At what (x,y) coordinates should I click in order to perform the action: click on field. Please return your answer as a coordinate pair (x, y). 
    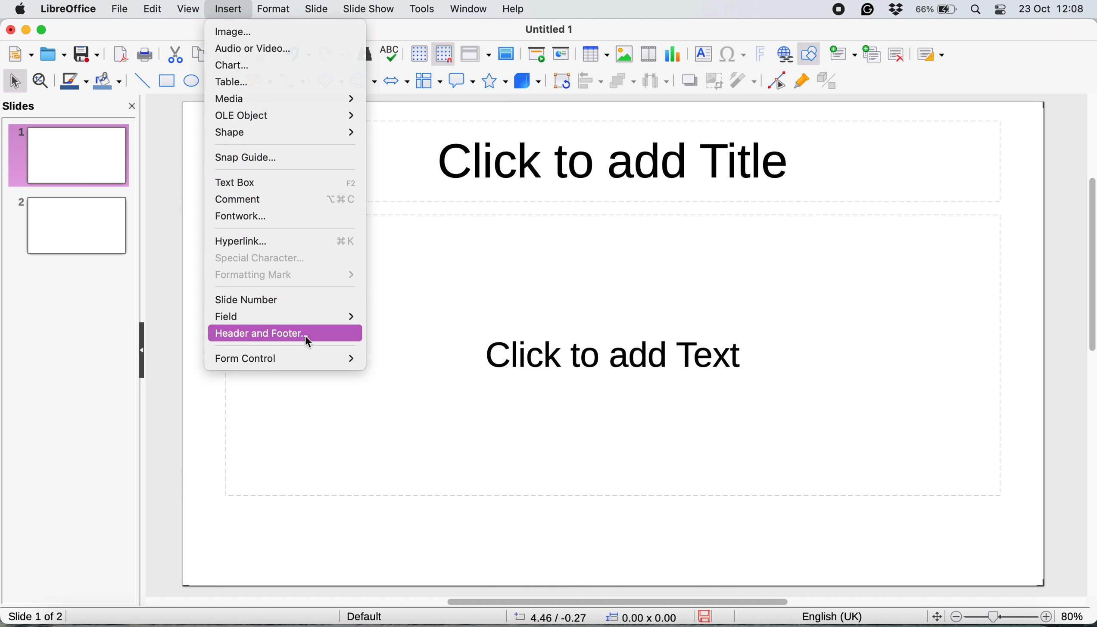
    Looking at the image, I should click on (286, 316).